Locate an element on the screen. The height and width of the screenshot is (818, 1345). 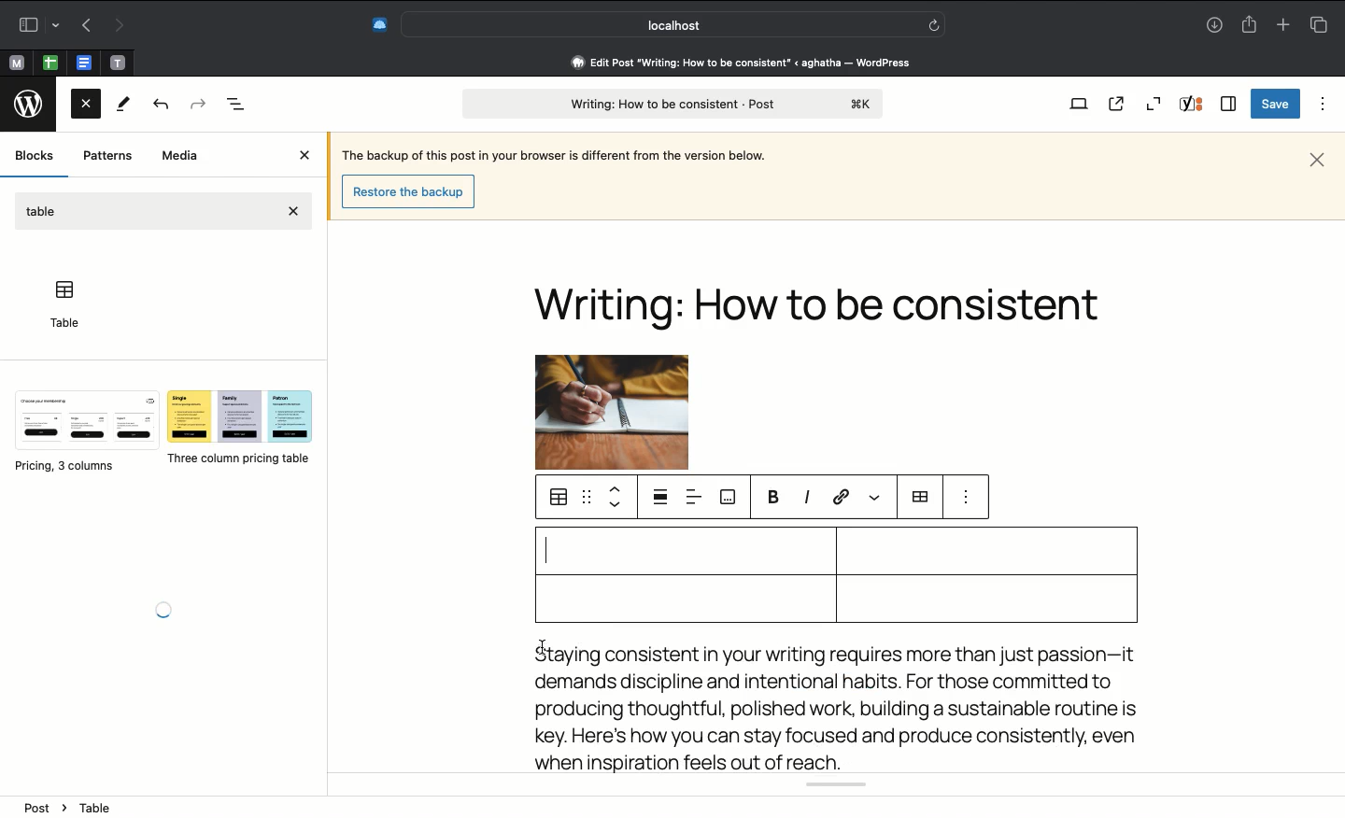
Table is located at coordinates (831, 573).